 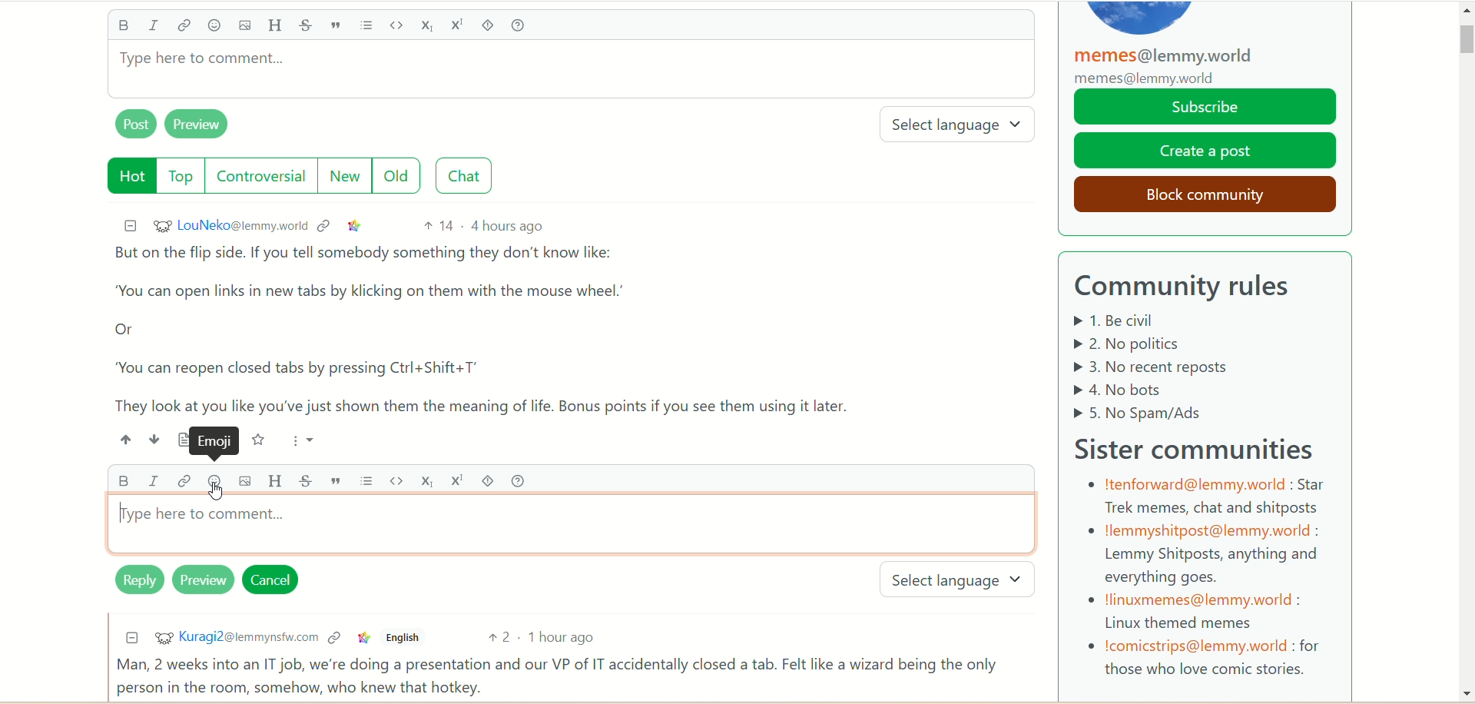 What do you see at coordinates (157, 26) in the screenshot?
I see `italics` at bounding box center [157, 26].